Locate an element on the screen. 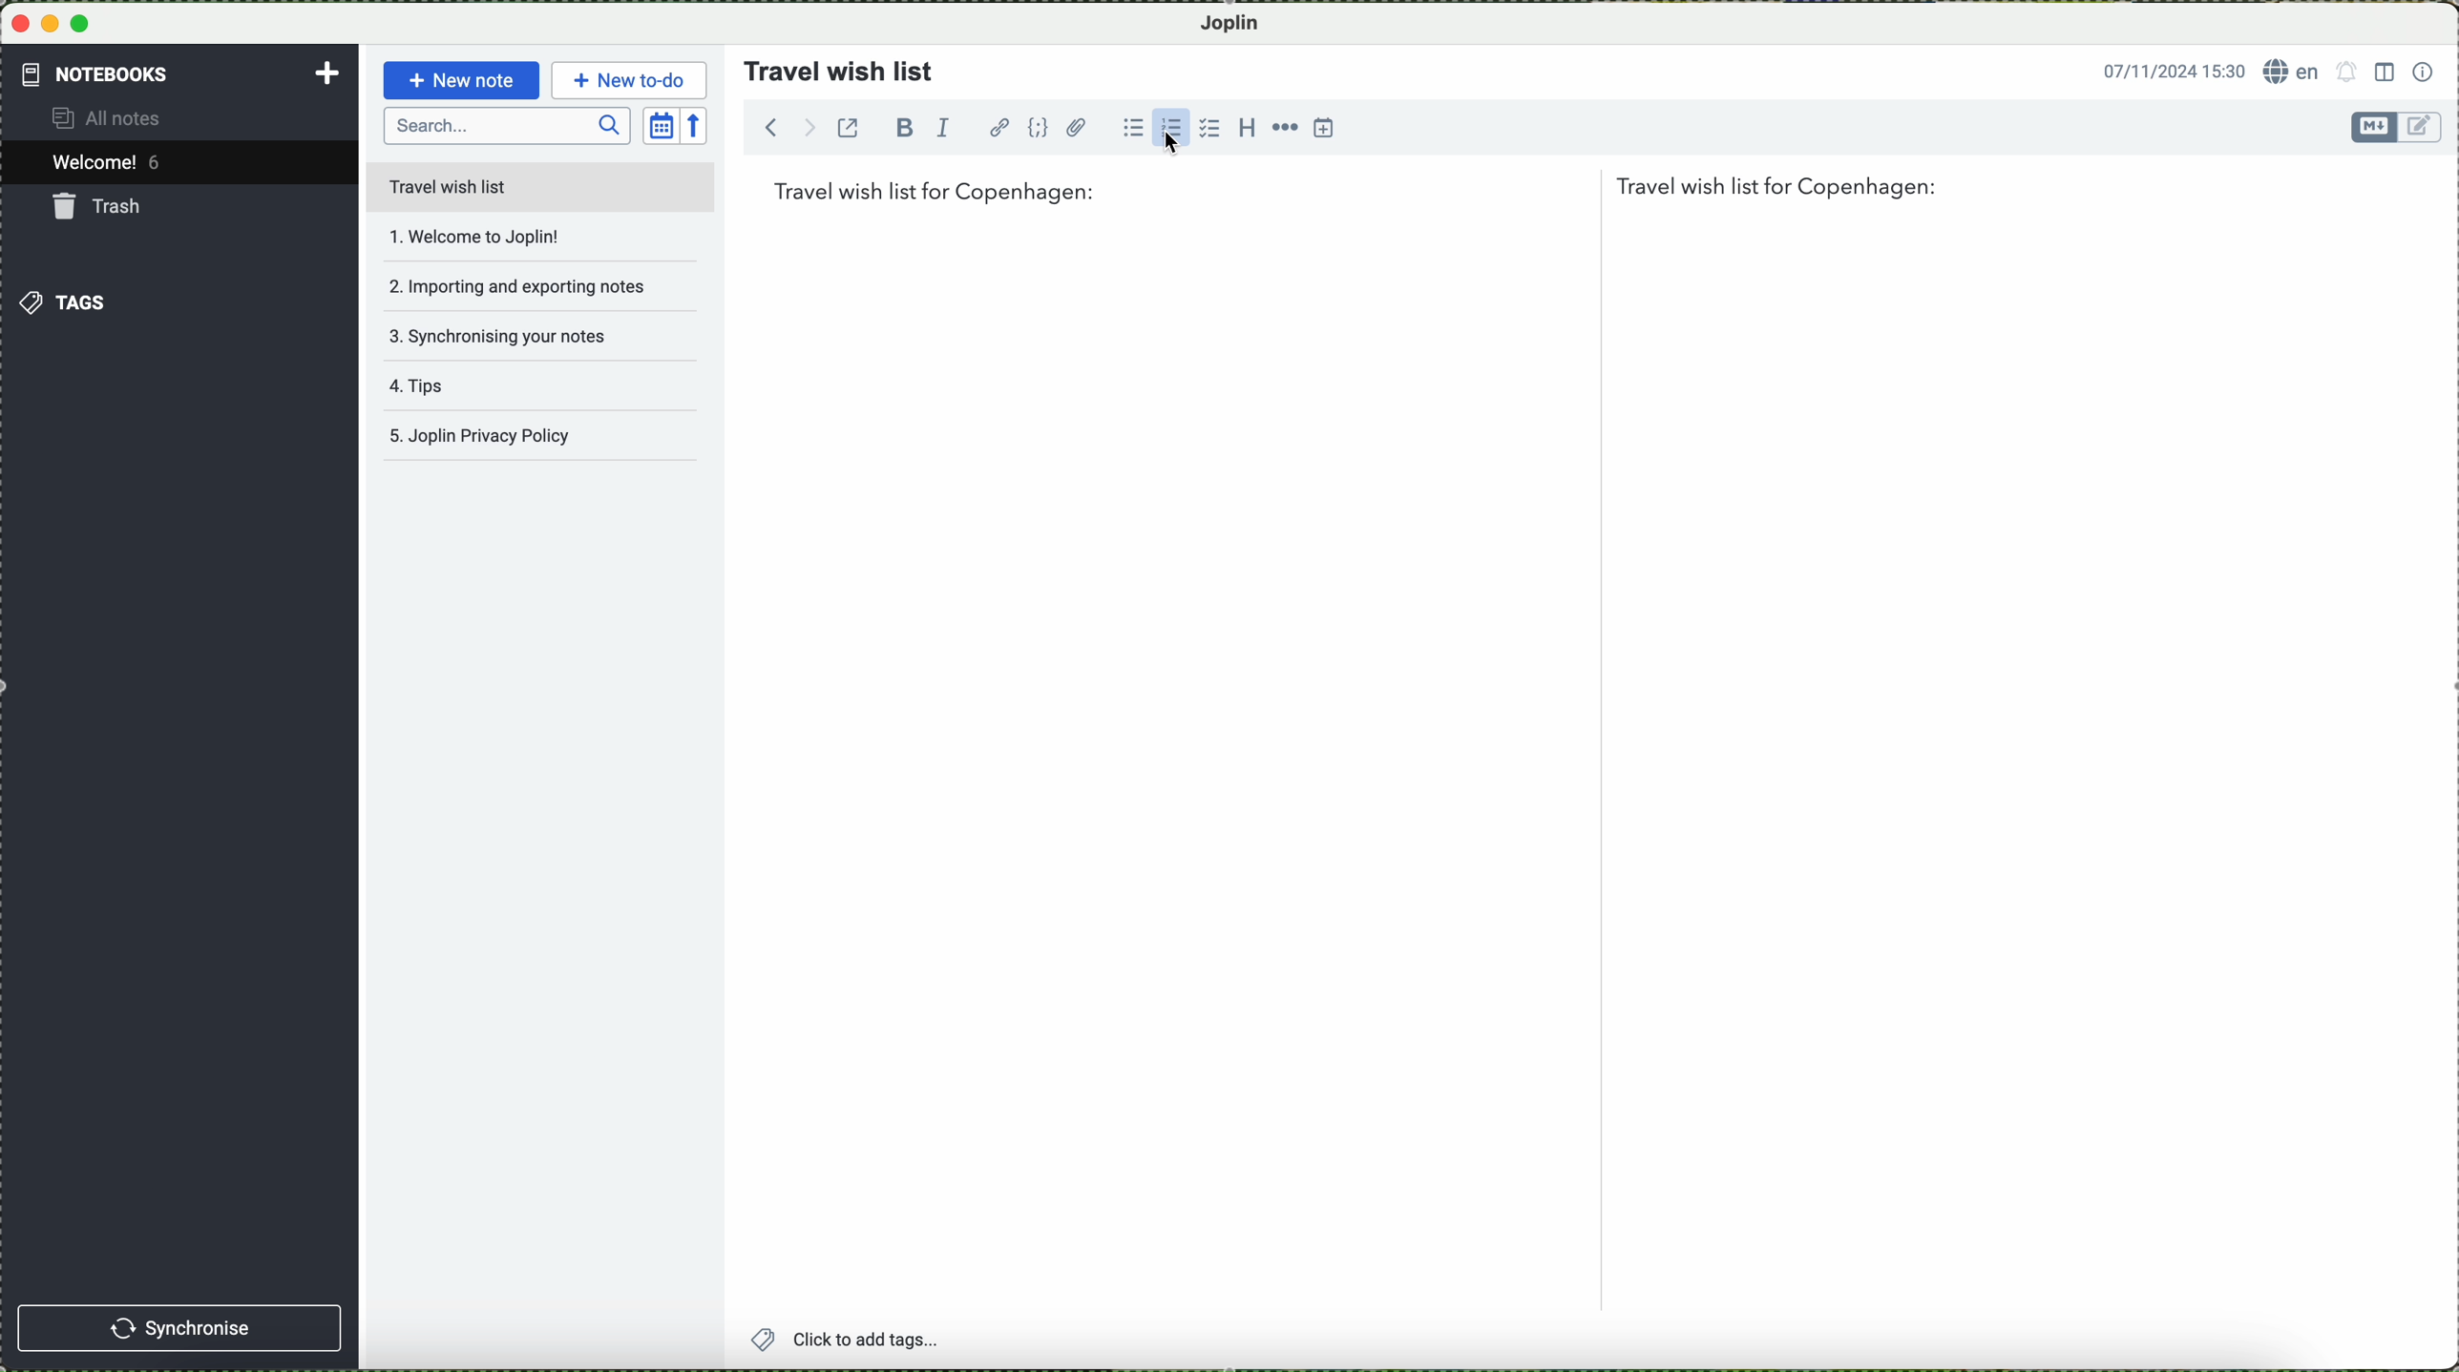 The width and height of the screenshot is (2459, 1372). toggle external editing is located at coordinates (852, 135).